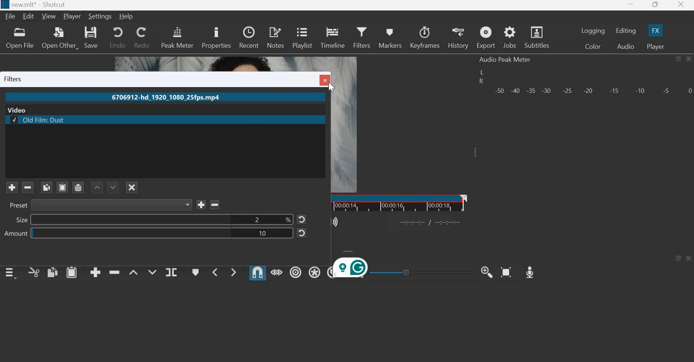  Describe the element at coordinates (301, 220) in the screenshot. I see `` at that location.